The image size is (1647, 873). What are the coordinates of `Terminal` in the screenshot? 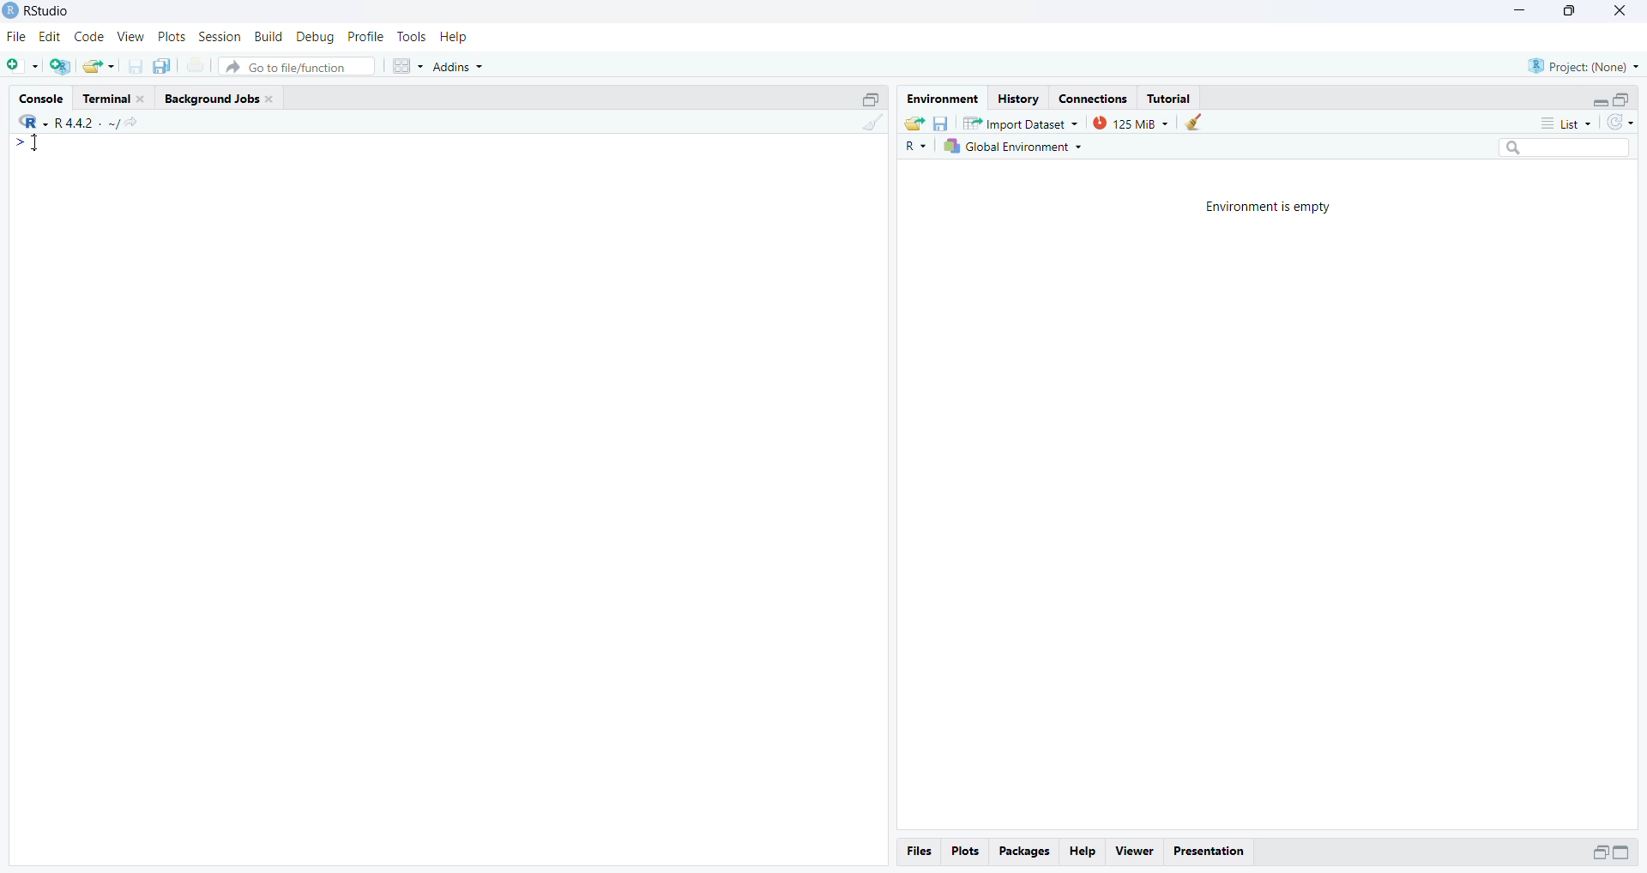 It's located at (116, 96).